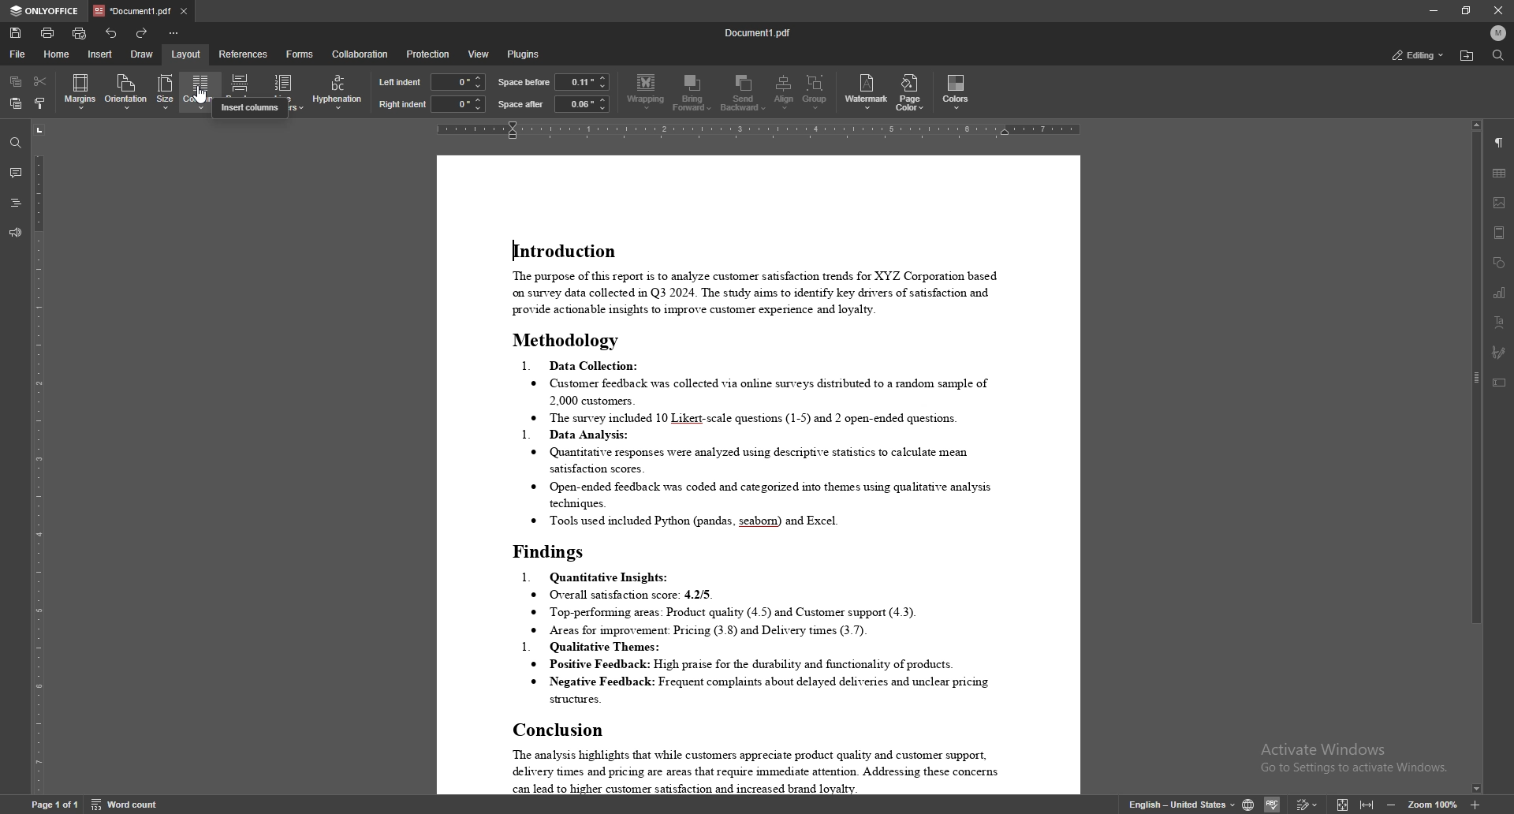 This screenshot has height=814, width=1514. Describe the element at coordinates (428, 53) in the screenshot. I see `protection` at that location.